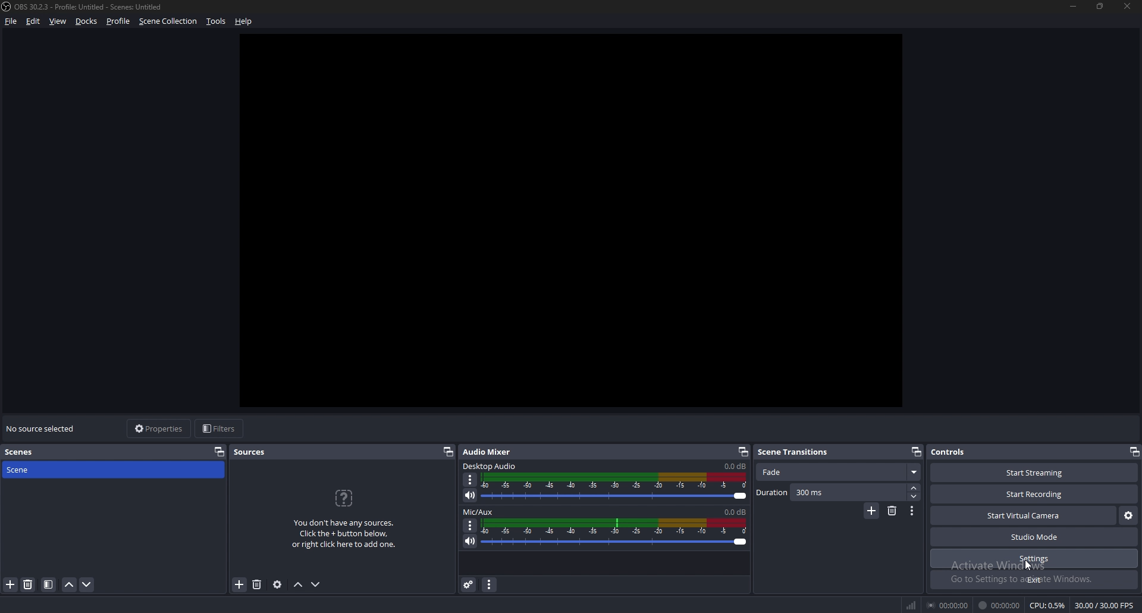 This screenshot has width=1142, height=613. What do you see at coordinates (914, 488) in the screenshot?
I see `increase duration` at bounding box center [914, 488].